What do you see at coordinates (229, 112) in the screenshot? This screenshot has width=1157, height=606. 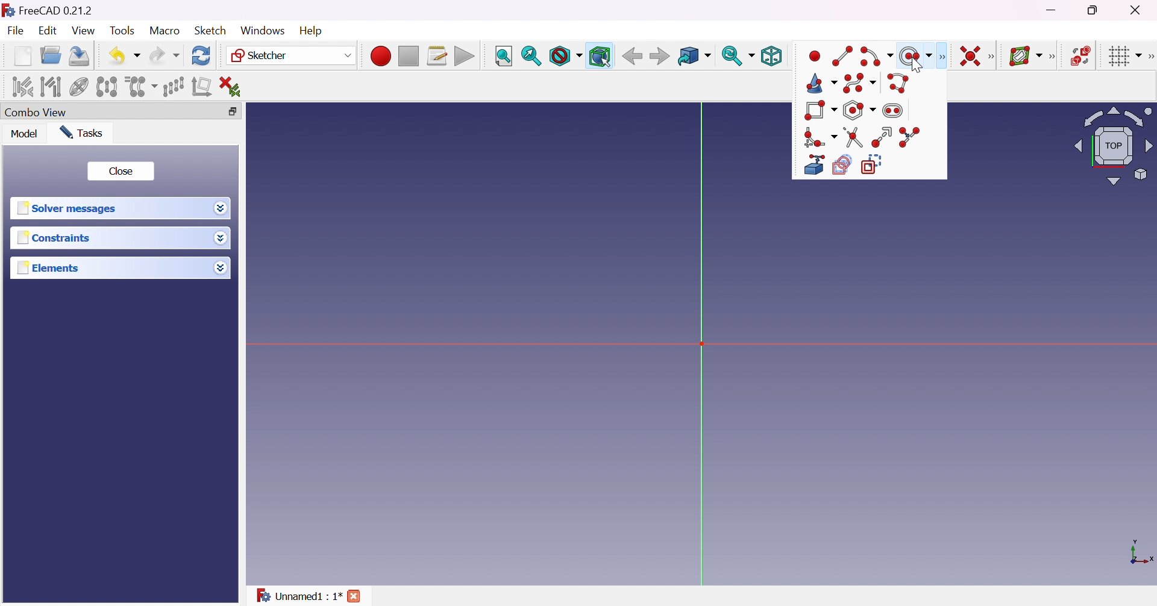 I see `Restore down` at bounding box center [229, 112].